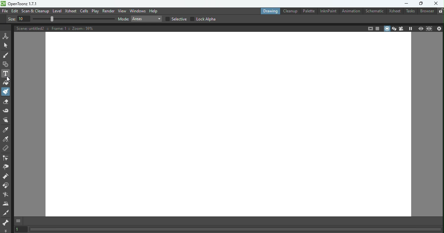 The height and width of the screenshot is (233, 444). I want to click on View, so click(123, 11).